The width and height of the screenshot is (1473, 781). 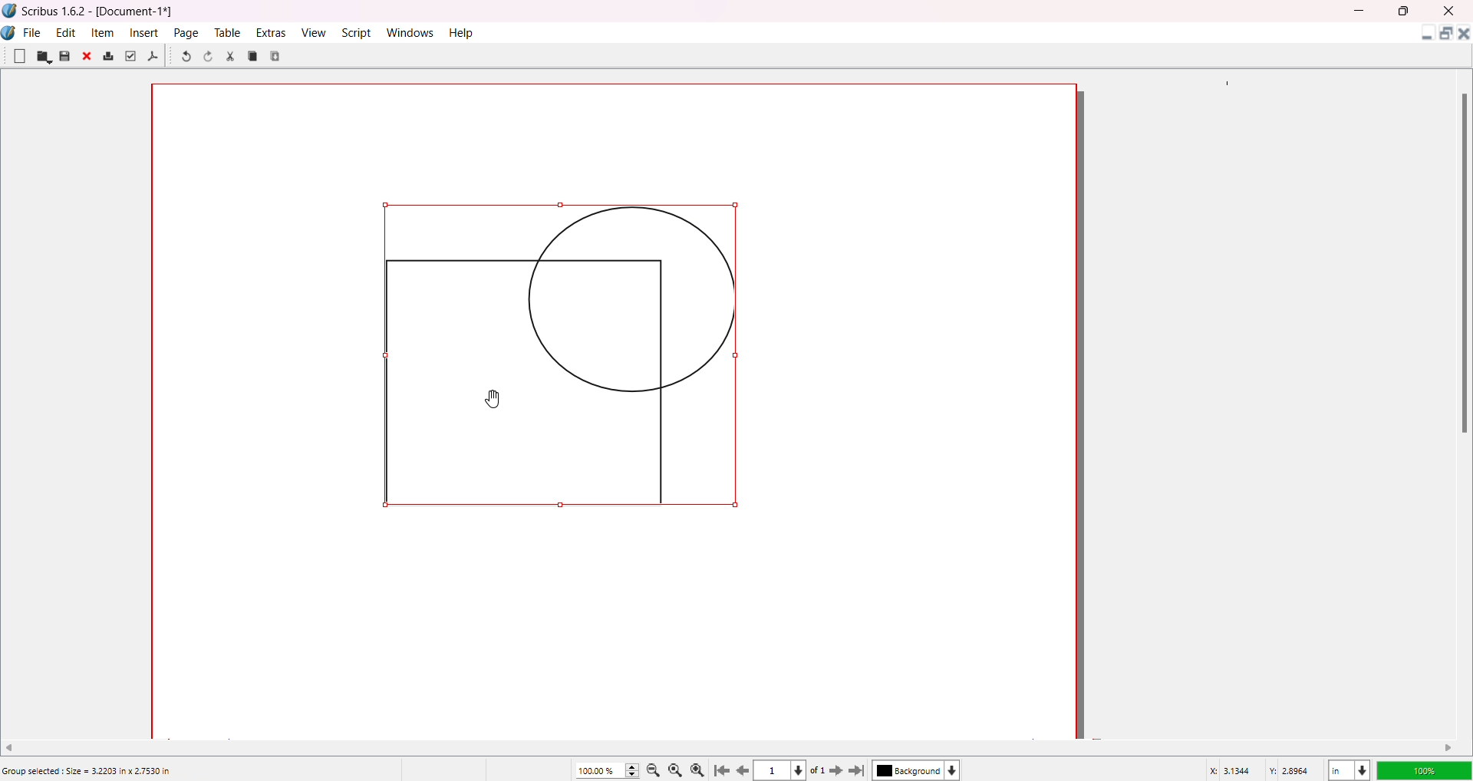 What do you see at coordinates (598, 769) in the screenshot?
I see `Zoom percentage` at bounding box center [598, 769].